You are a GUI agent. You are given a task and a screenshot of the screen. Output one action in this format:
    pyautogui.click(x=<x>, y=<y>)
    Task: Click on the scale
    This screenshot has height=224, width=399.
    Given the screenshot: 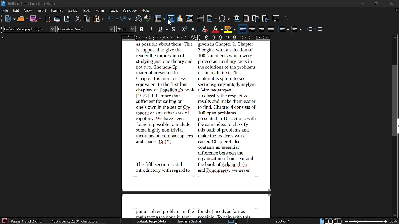 What is the action you would take?
    pyautogui.click(x=196, y=37)
    